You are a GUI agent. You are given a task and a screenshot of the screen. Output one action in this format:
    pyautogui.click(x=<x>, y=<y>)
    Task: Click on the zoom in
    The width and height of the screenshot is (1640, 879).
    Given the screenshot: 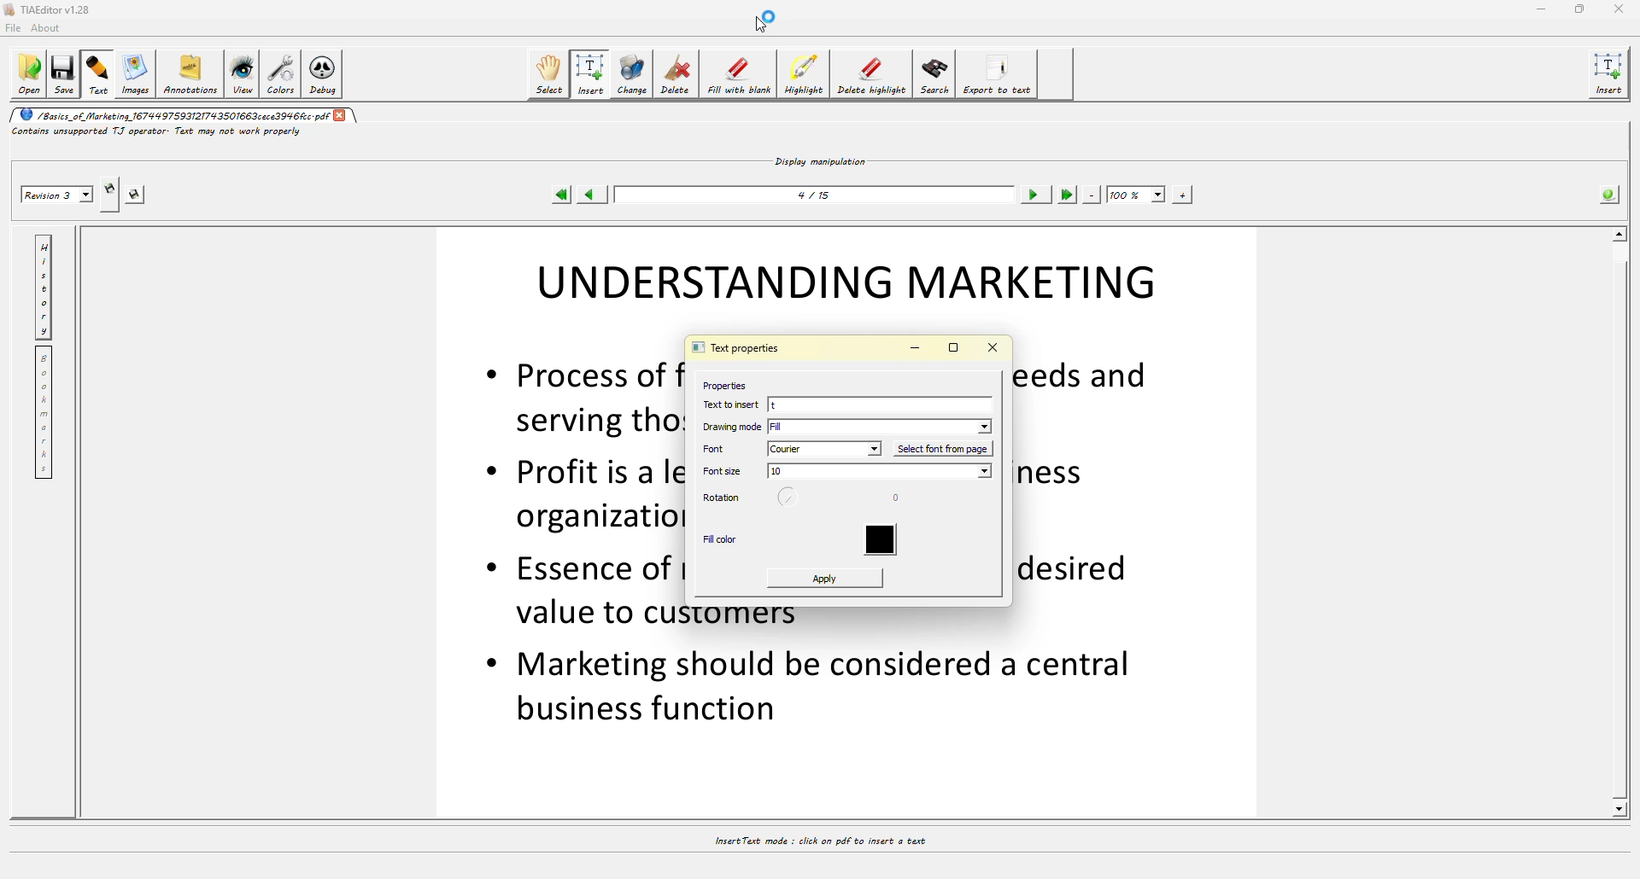 What is the action you would take?
    pyautogui.click(x=1181, y=194)
    